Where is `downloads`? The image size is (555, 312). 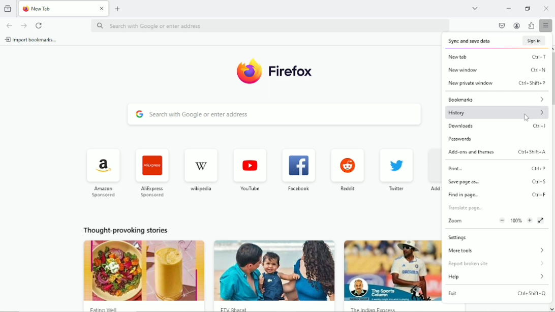
downloads is located at coordinates (497, 126).